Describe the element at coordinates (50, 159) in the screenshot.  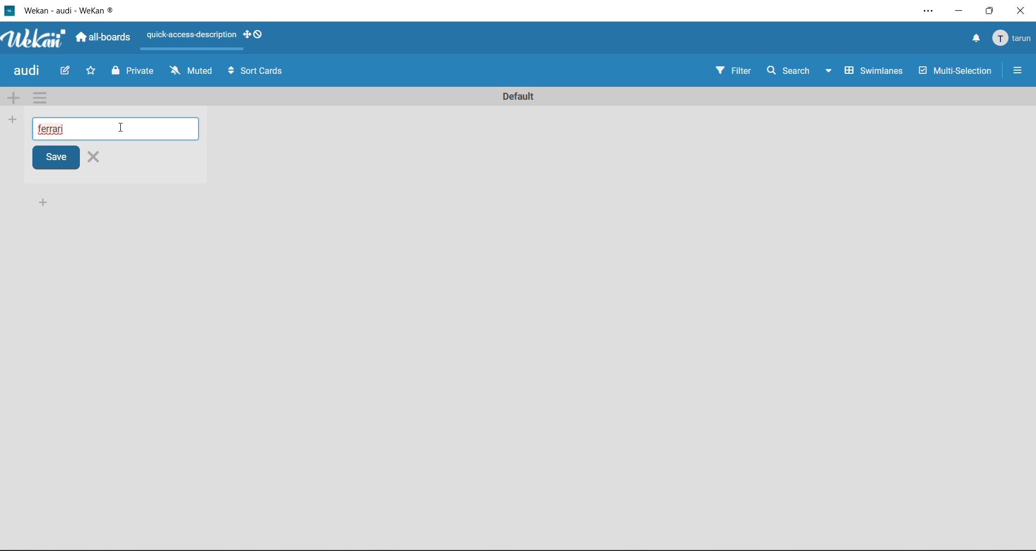
I see `Save` at that location.